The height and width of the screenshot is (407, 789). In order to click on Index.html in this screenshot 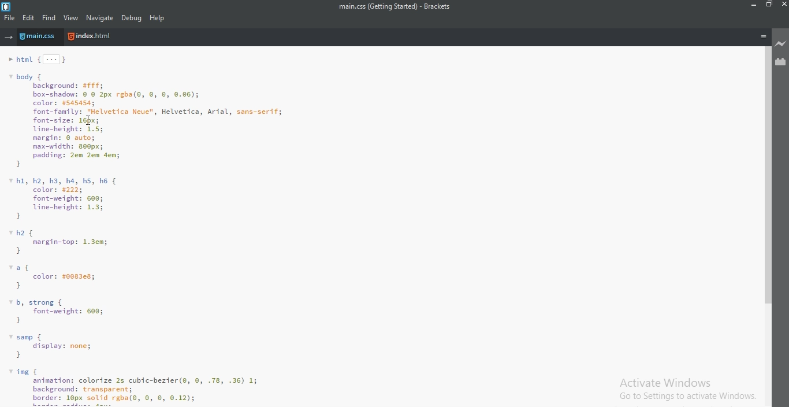, I will do `click(89, 36)`.